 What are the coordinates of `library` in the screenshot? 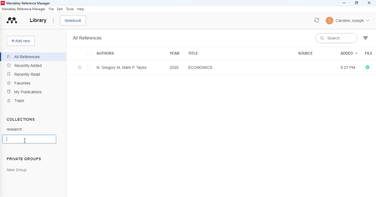 It's located at (38, 20).